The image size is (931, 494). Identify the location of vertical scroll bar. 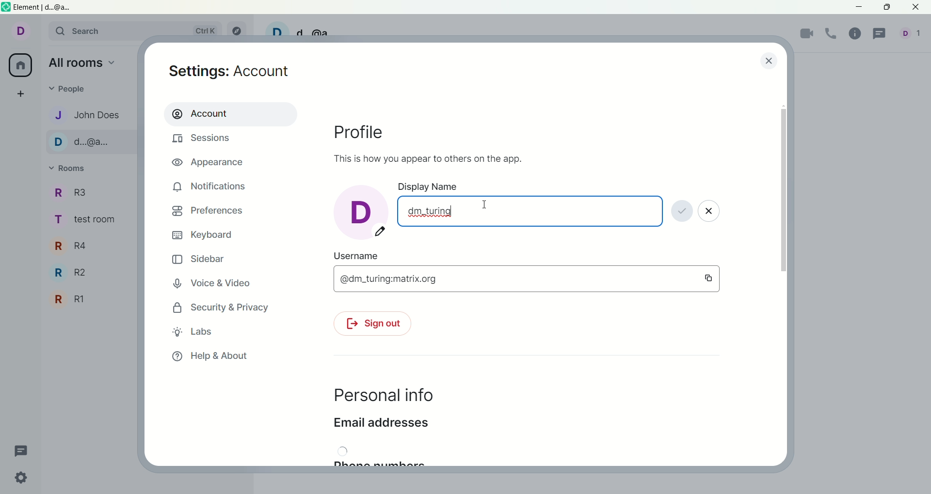
(785, 280).